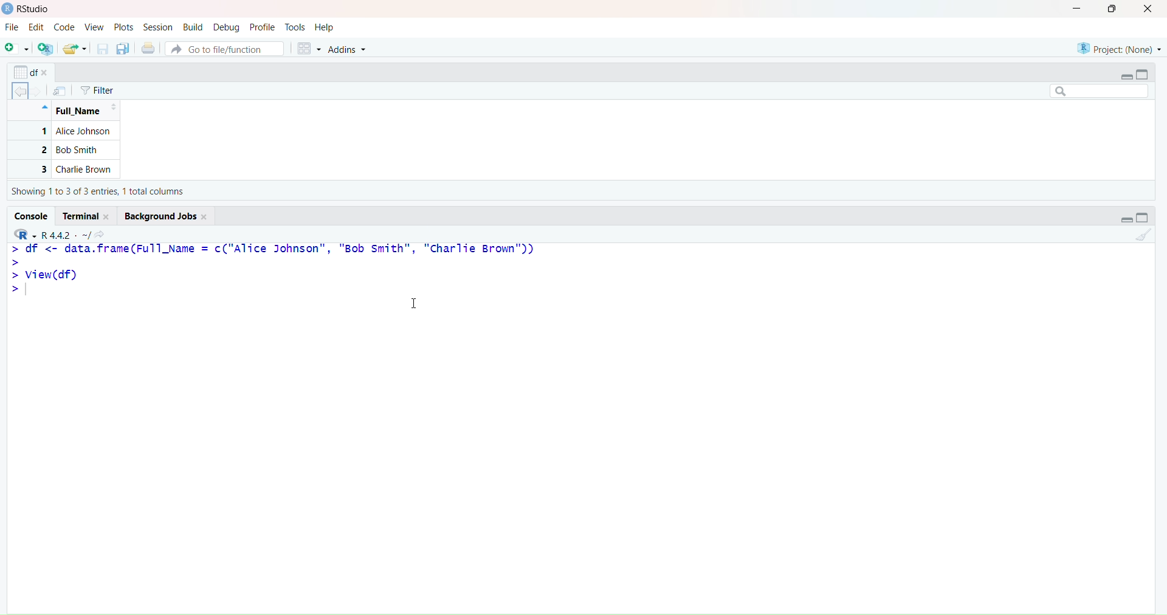  Describe the element at coordinates (325, 26) in the screenshot. I see `Help` at that location.